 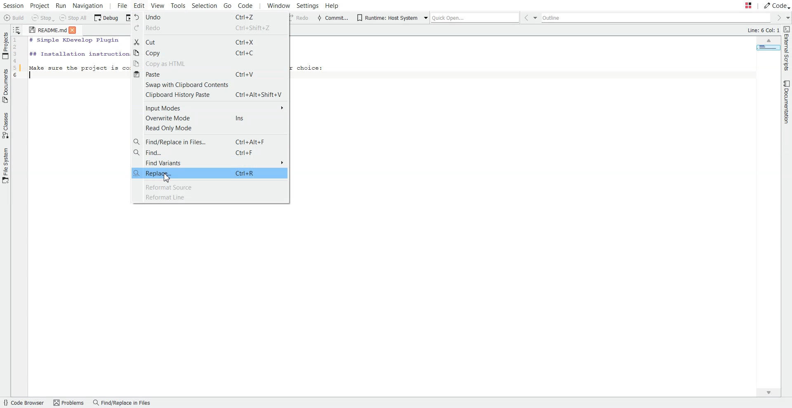 What do you see at coordinates (5, 125) in the screenshot?
I see `Classes` at bounding box center [5, 125].